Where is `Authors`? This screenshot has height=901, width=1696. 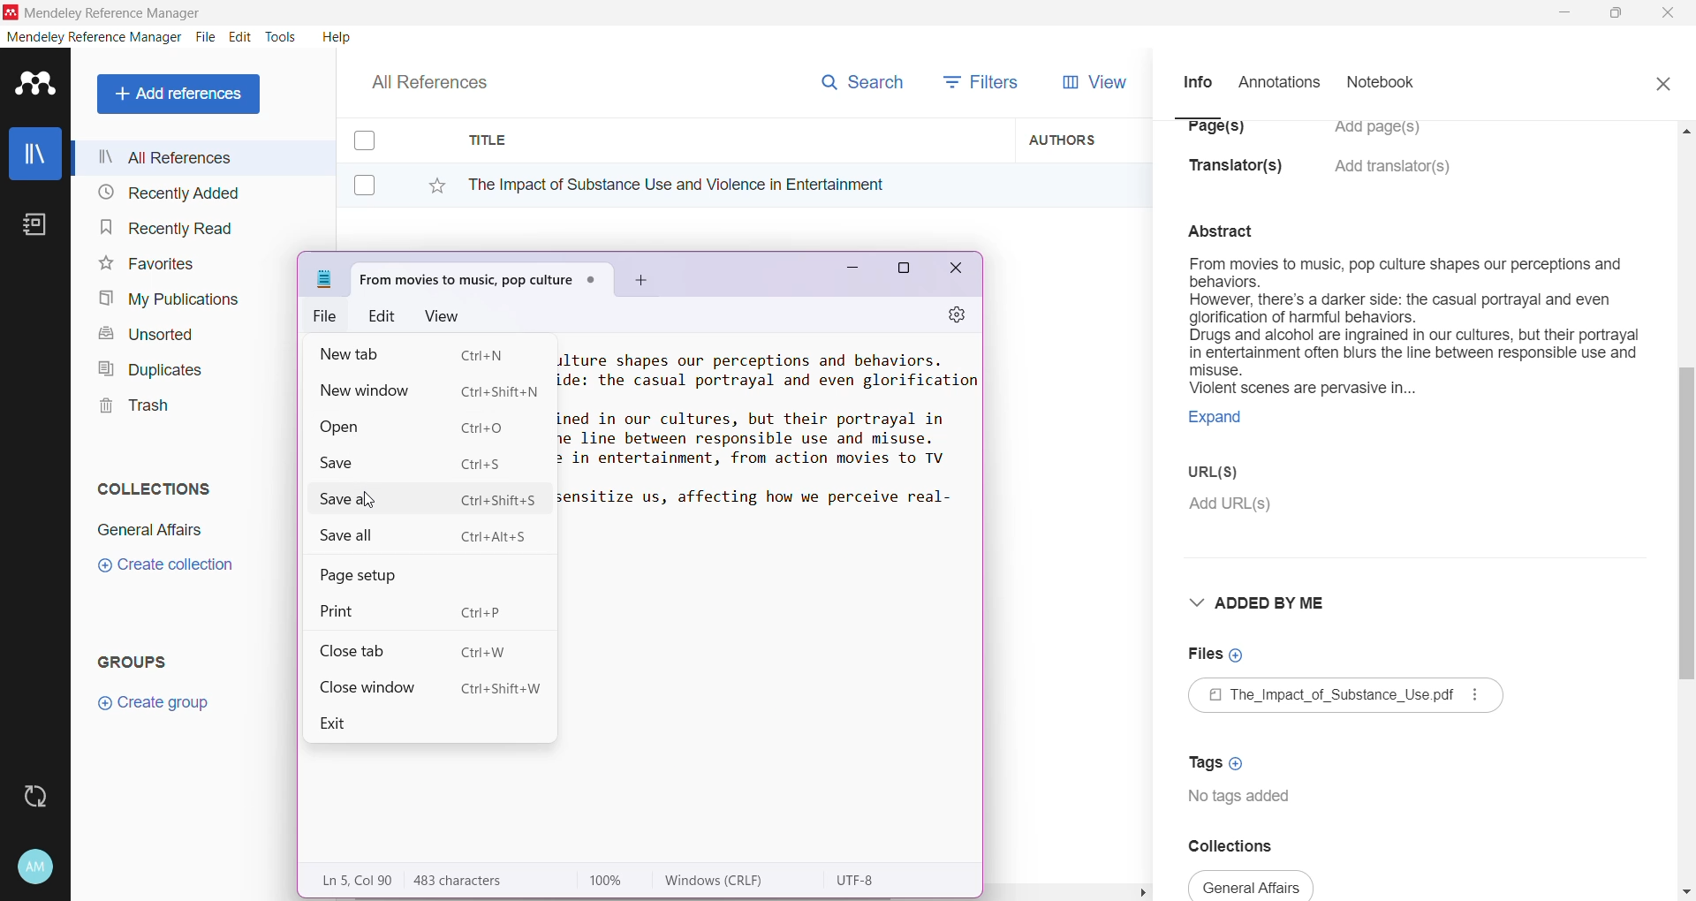 Authors is located at coordinates (1084, 139).